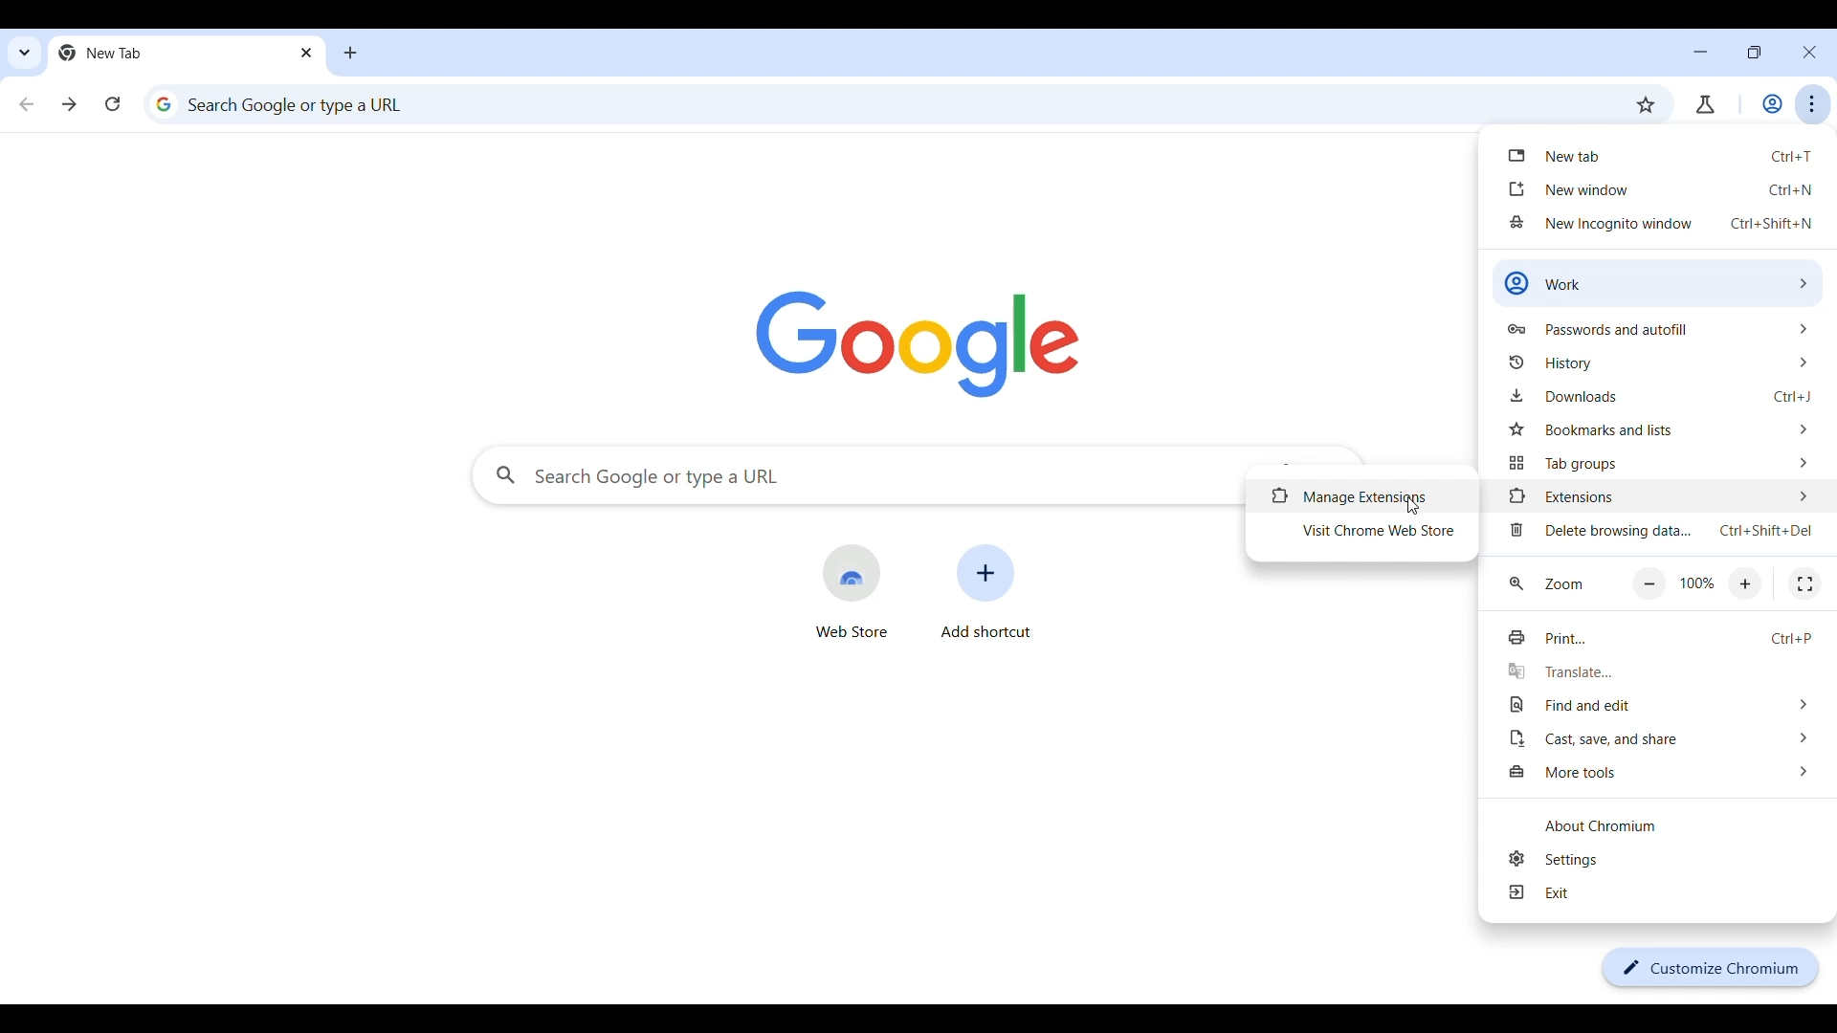  What do you see at coordinates (1656, 282) in the screenshot?
I see `Work options` at bounding box center [1656, 282].